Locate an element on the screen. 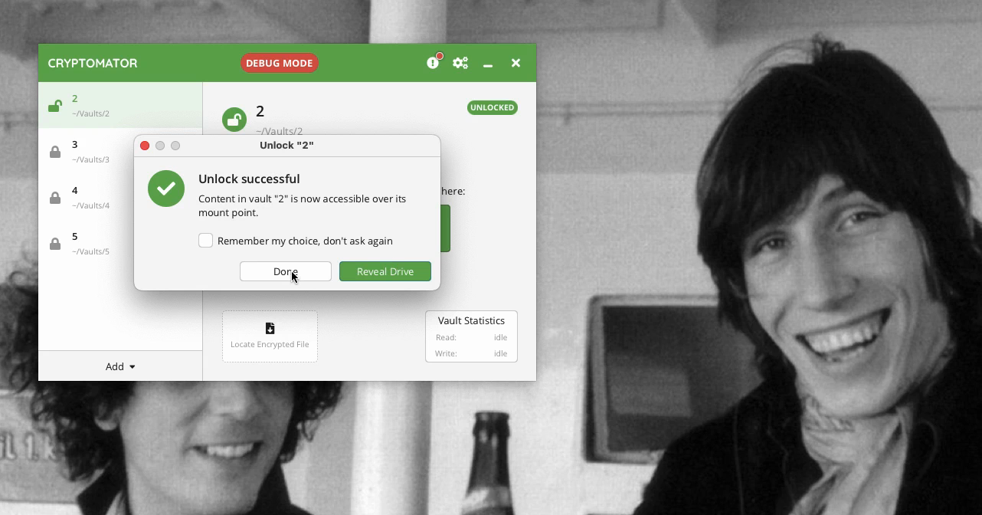 The width and height of the screenshot is (982, 515). Add menu is located at coordinates (123, 367).